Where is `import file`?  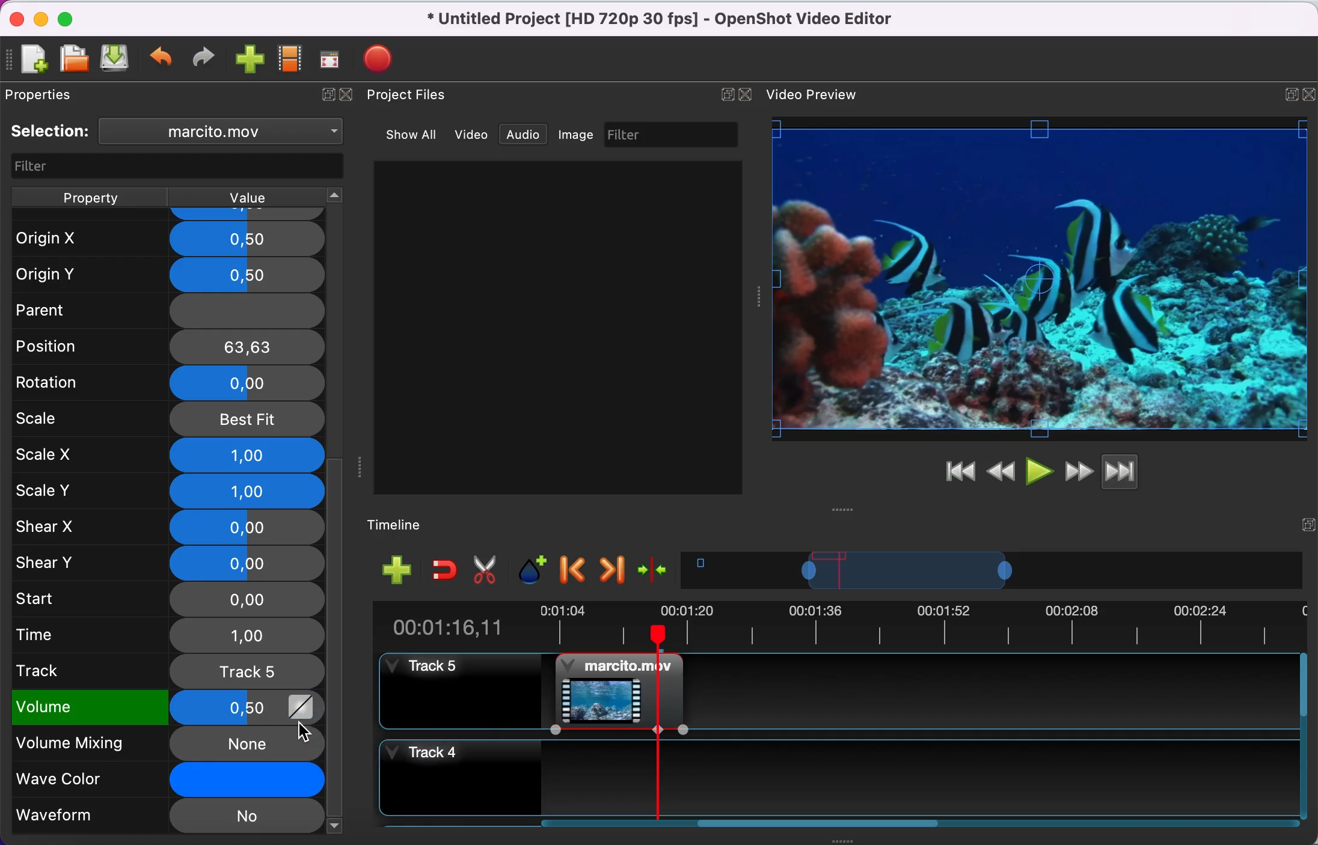 import file is located at coordinates (250, 60).